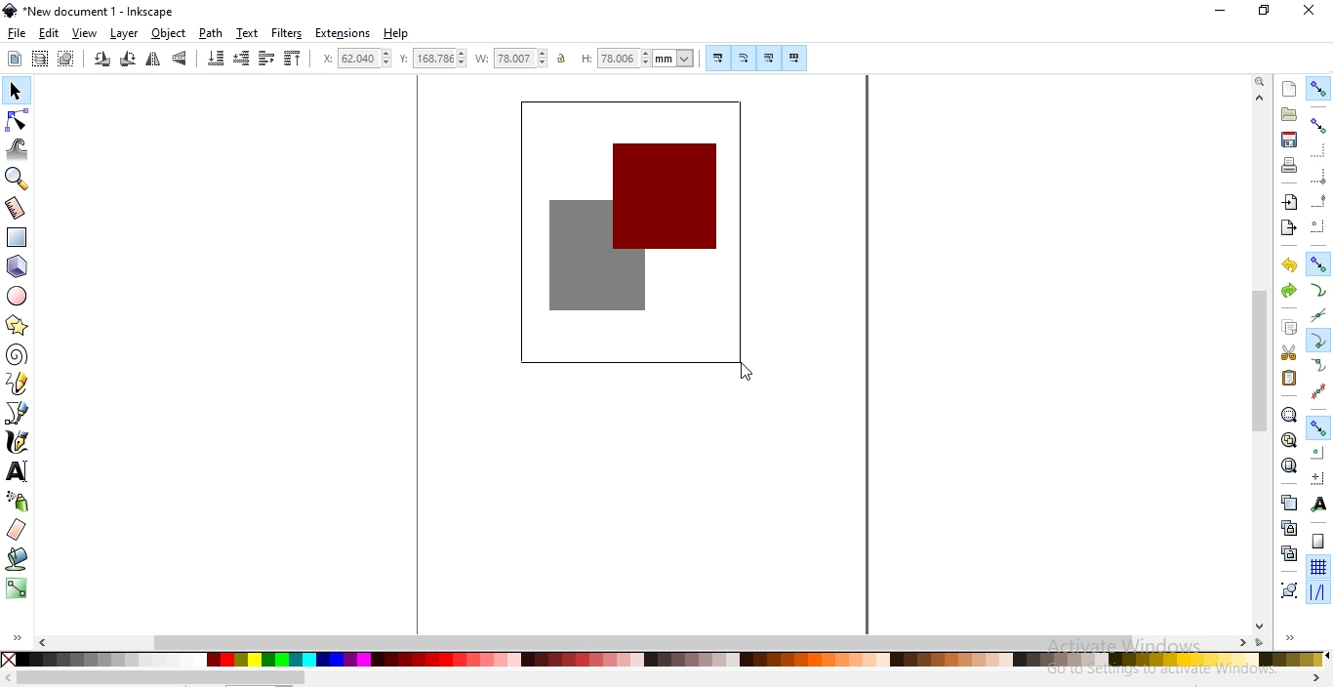  I want to click on text, so click(247, 32).